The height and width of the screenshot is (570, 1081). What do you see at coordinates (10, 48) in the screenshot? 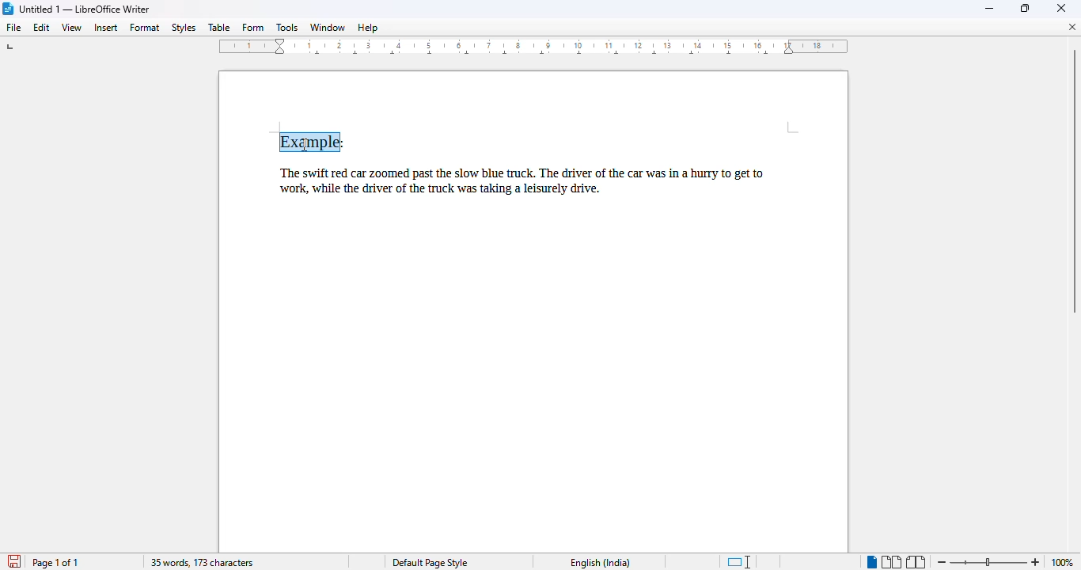
I see `tab stop` at bounding box center [10, 48].